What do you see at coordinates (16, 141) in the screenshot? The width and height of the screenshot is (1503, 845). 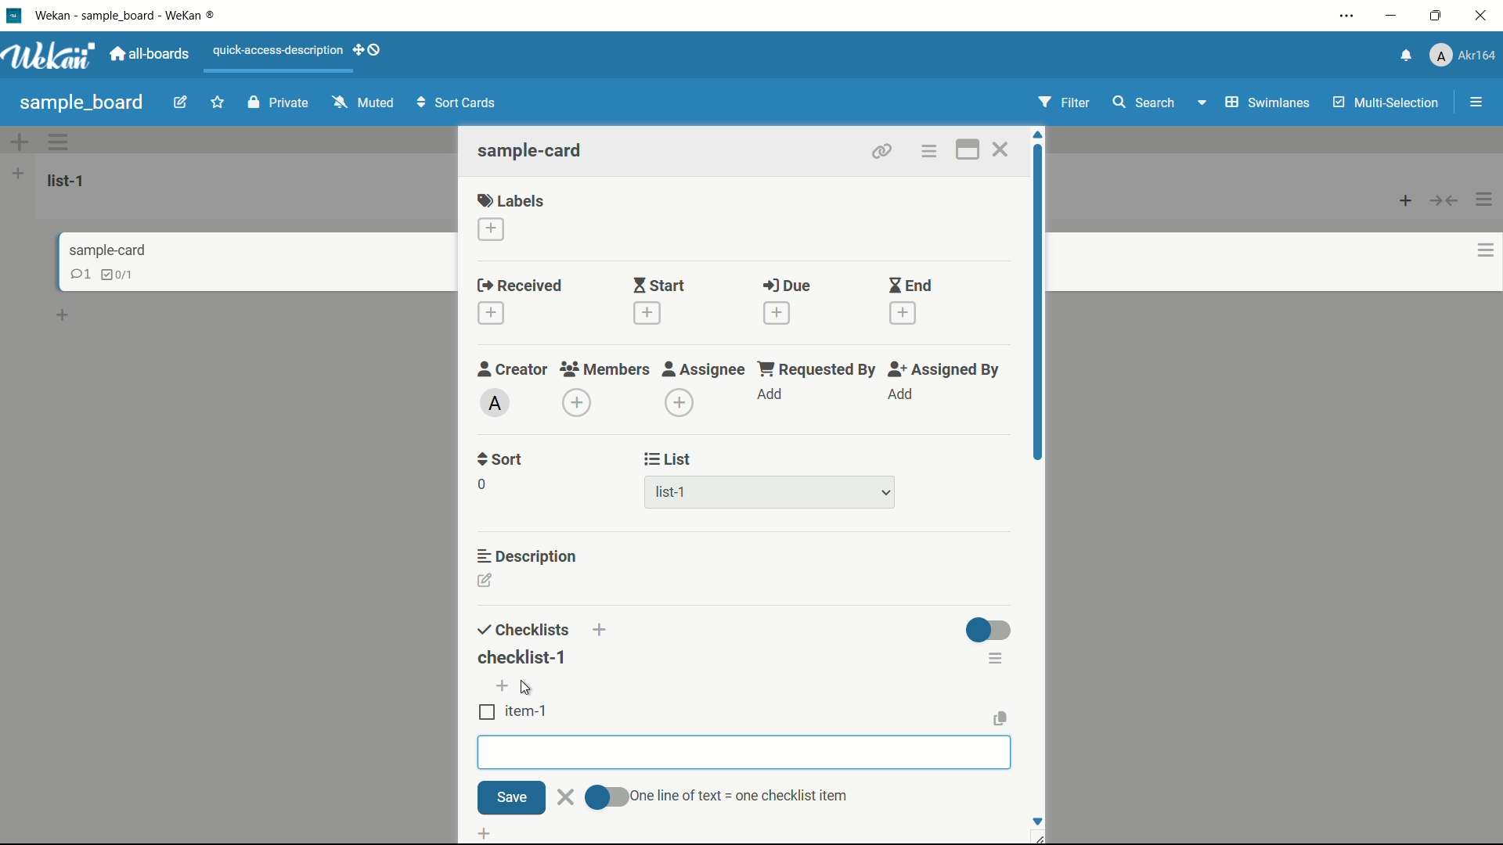 I see `add options` at bounding box center [16, 141].